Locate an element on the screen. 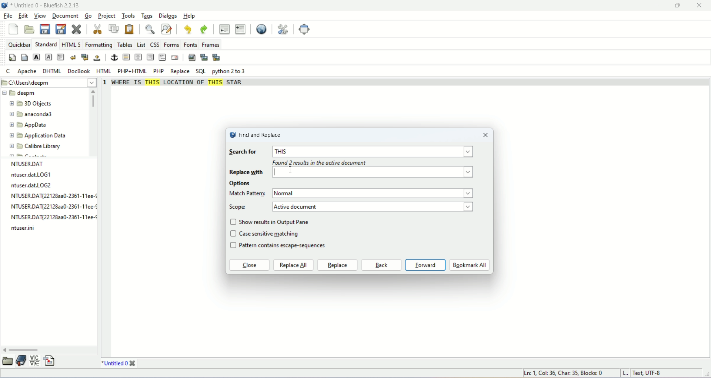 The image size is (711, 378). Ln 1, Col 35, Char 35, Blocks:0 is located at coordinates (567, 373).